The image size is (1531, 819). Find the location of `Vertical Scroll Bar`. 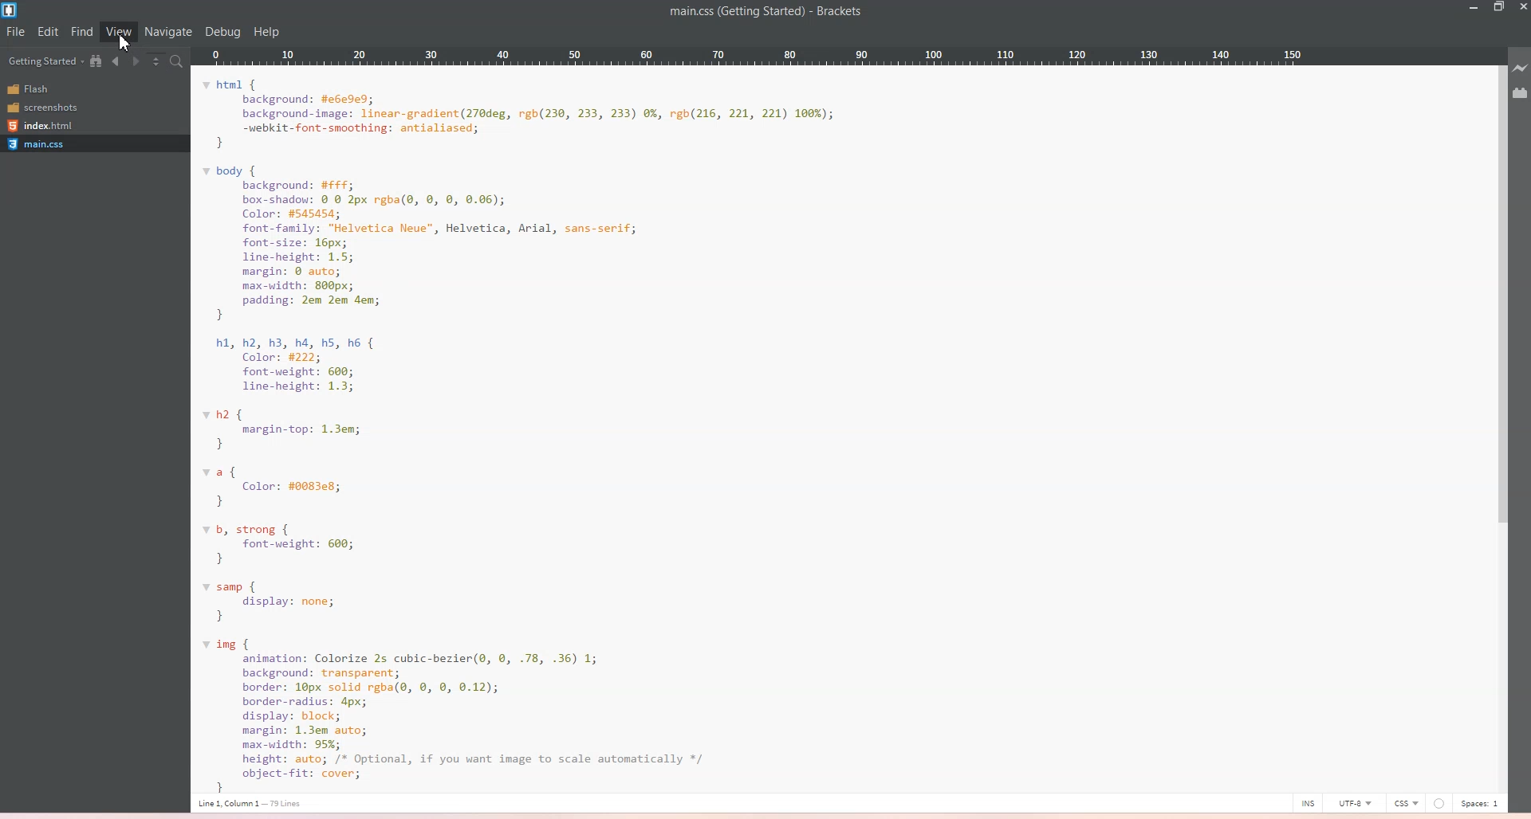

Vertical Scroll Bar is located at coordinates (1500, 425).